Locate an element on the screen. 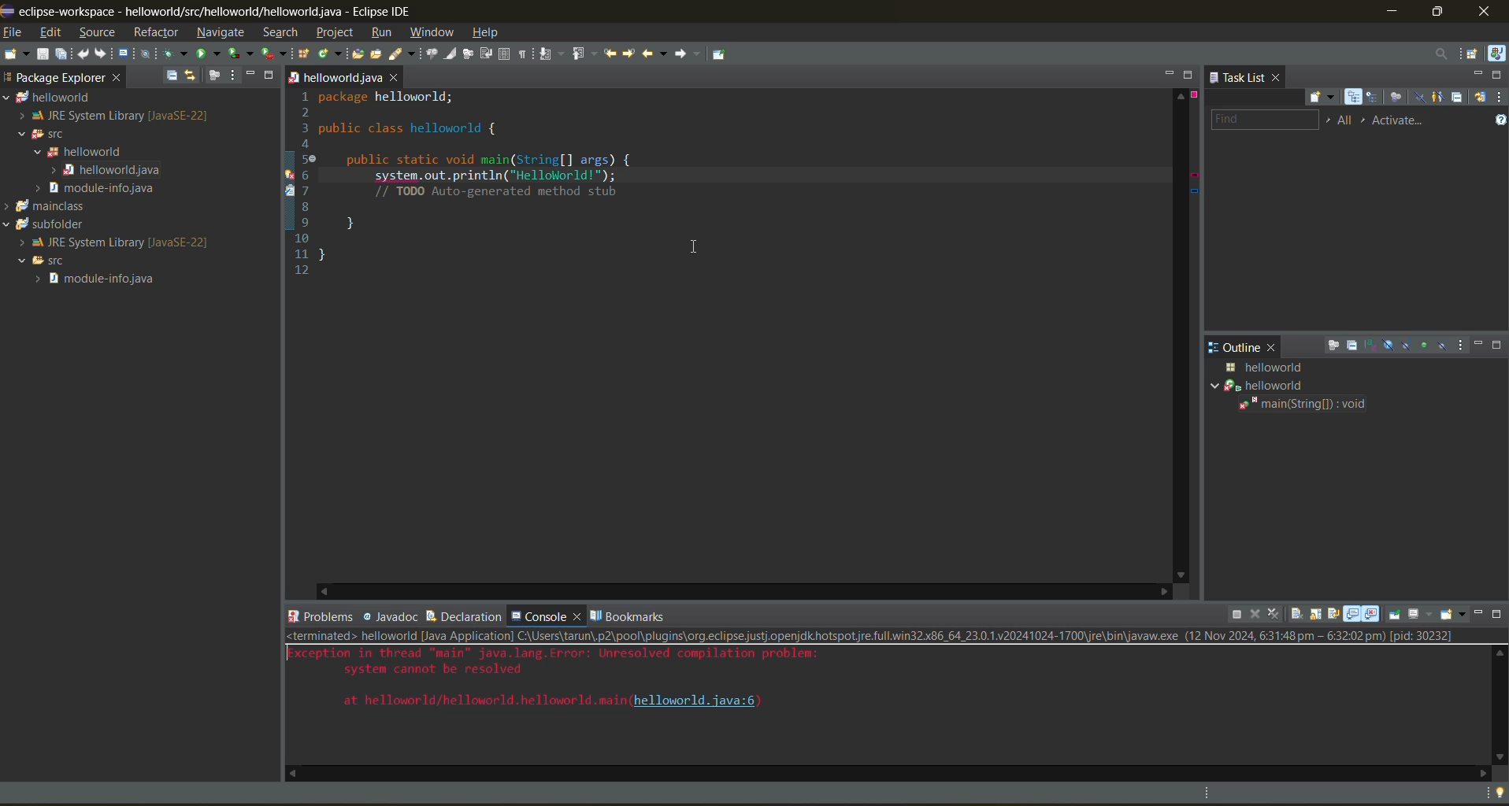 Image resolution: width=1509 pixels, height=806 pixels. access commands and other items is located at coordinates (1446, 54).